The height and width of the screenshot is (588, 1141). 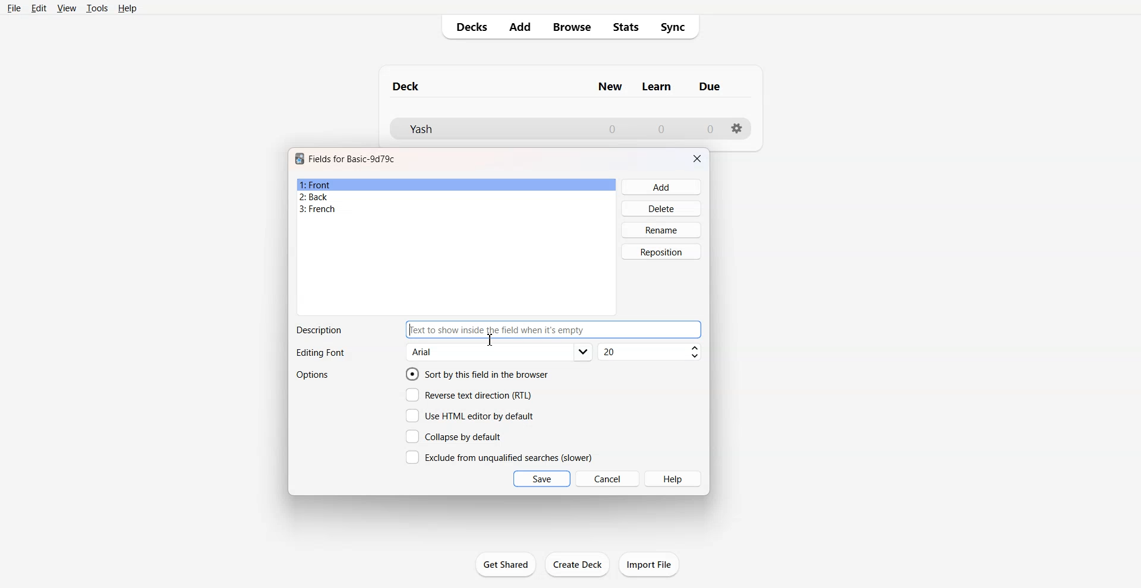 I want to click on Import File, so click(x=649, y=564).